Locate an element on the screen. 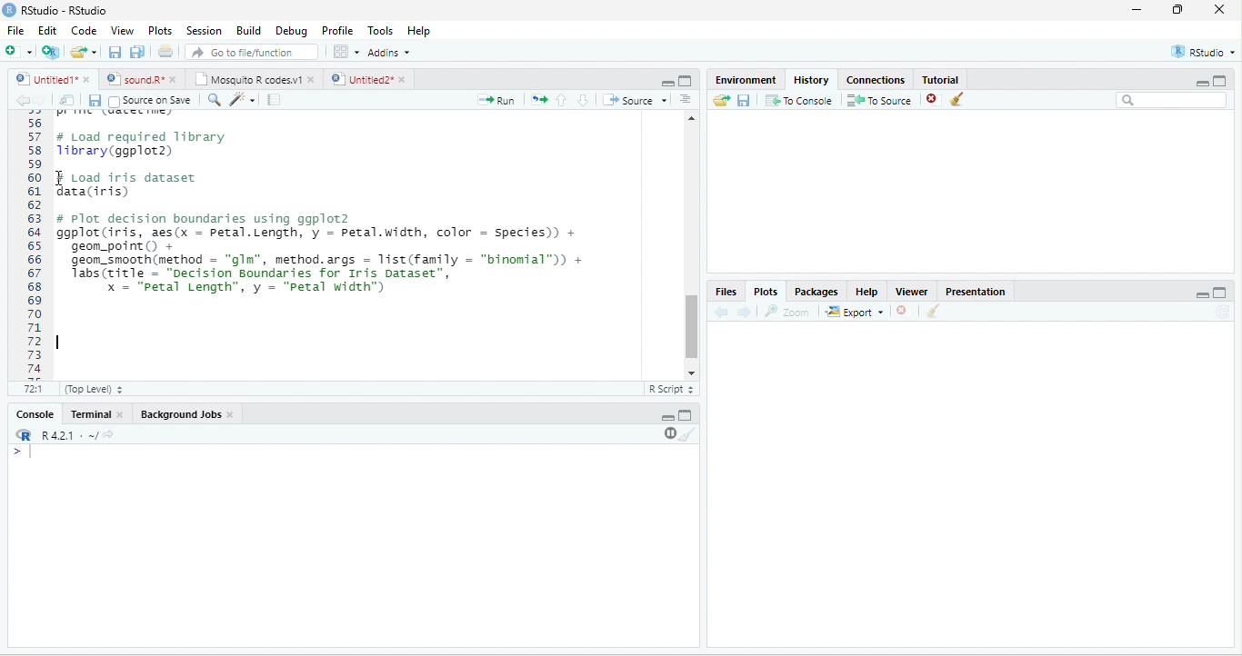  search file is located at coordinates (253, 52).